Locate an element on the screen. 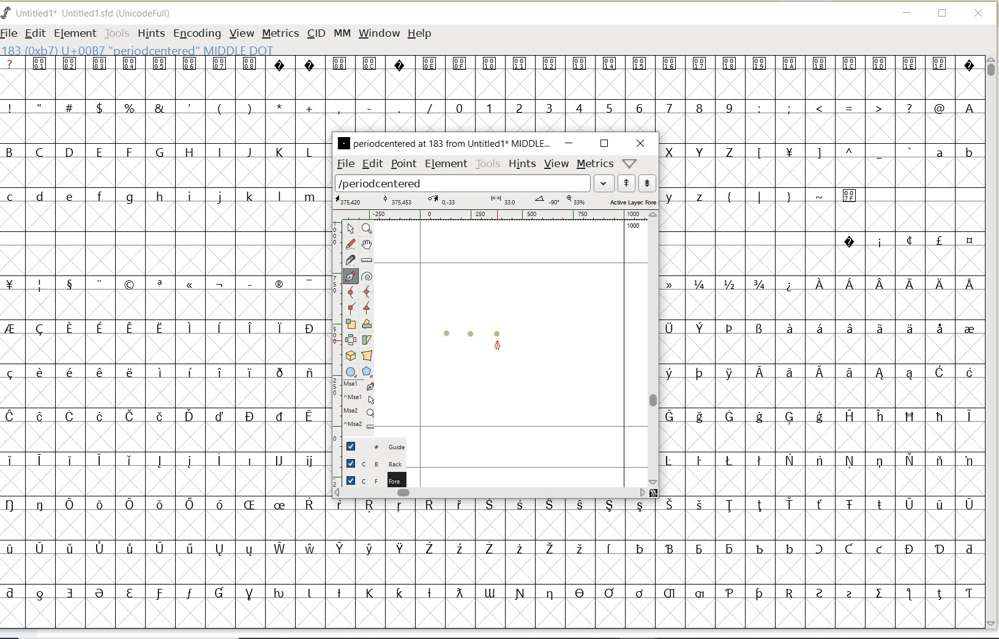  CID is located at coordinates (316, 35).